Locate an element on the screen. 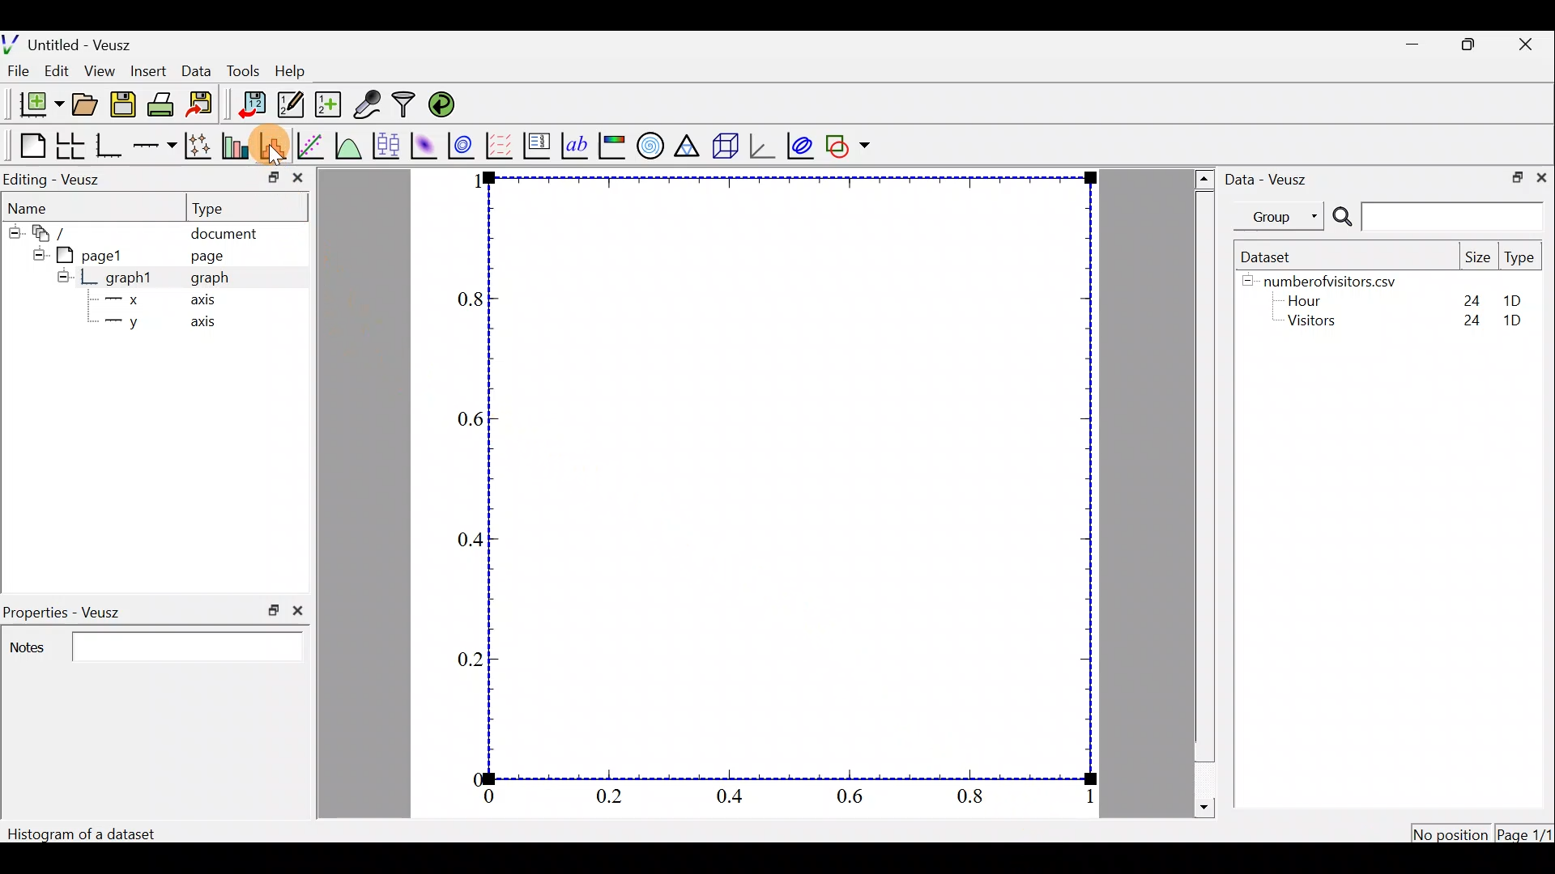  Properties - Veusz is located at coordinates (64, 608).